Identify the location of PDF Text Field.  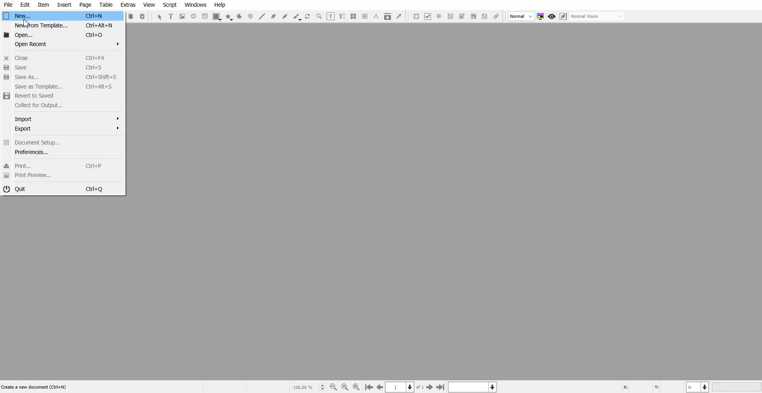
(450, 16).